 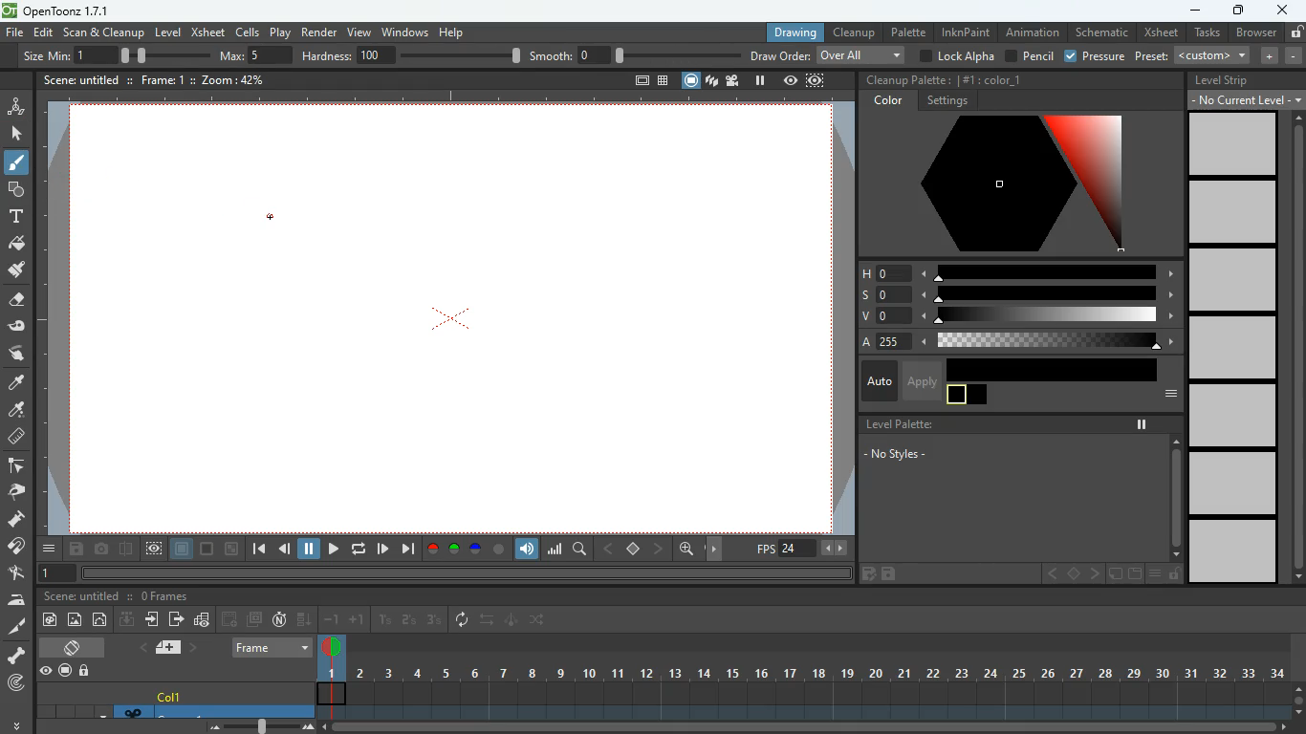 What do you see at coordinates (866, 575) in the screenshot?
I see `edit` at bounding box center [866, 575].